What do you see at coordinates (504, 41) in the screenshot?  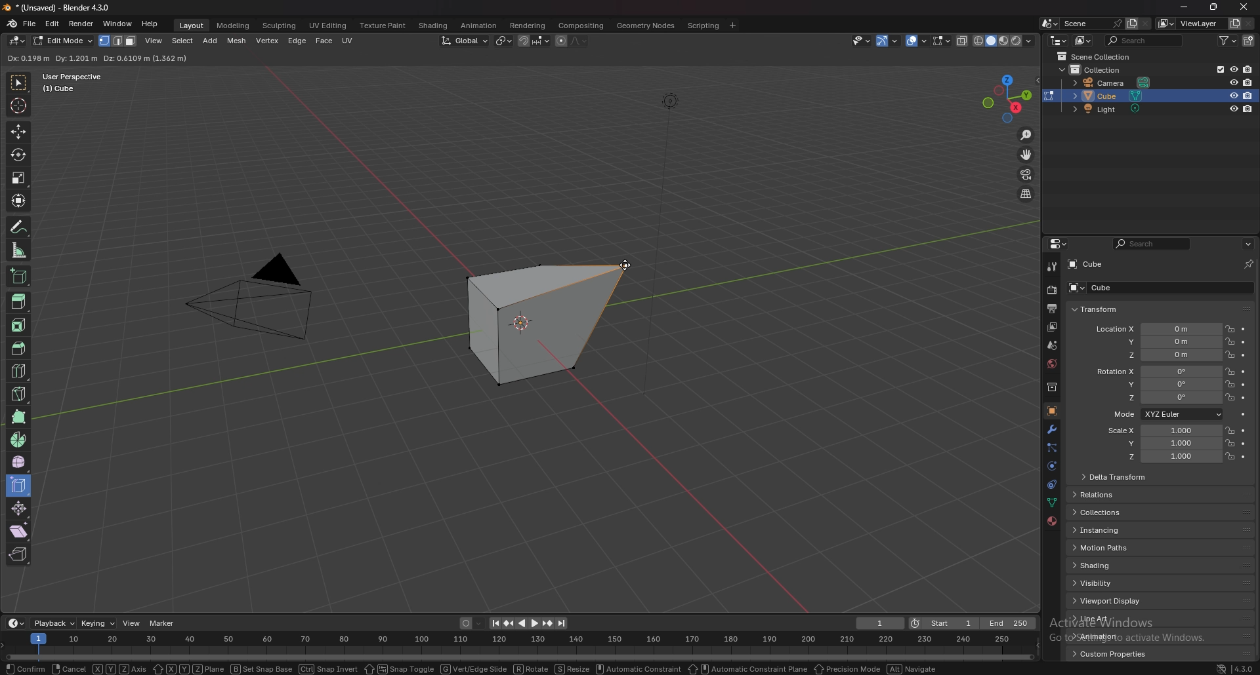 I see `transform pivot point` at bounding box center [504, 41].